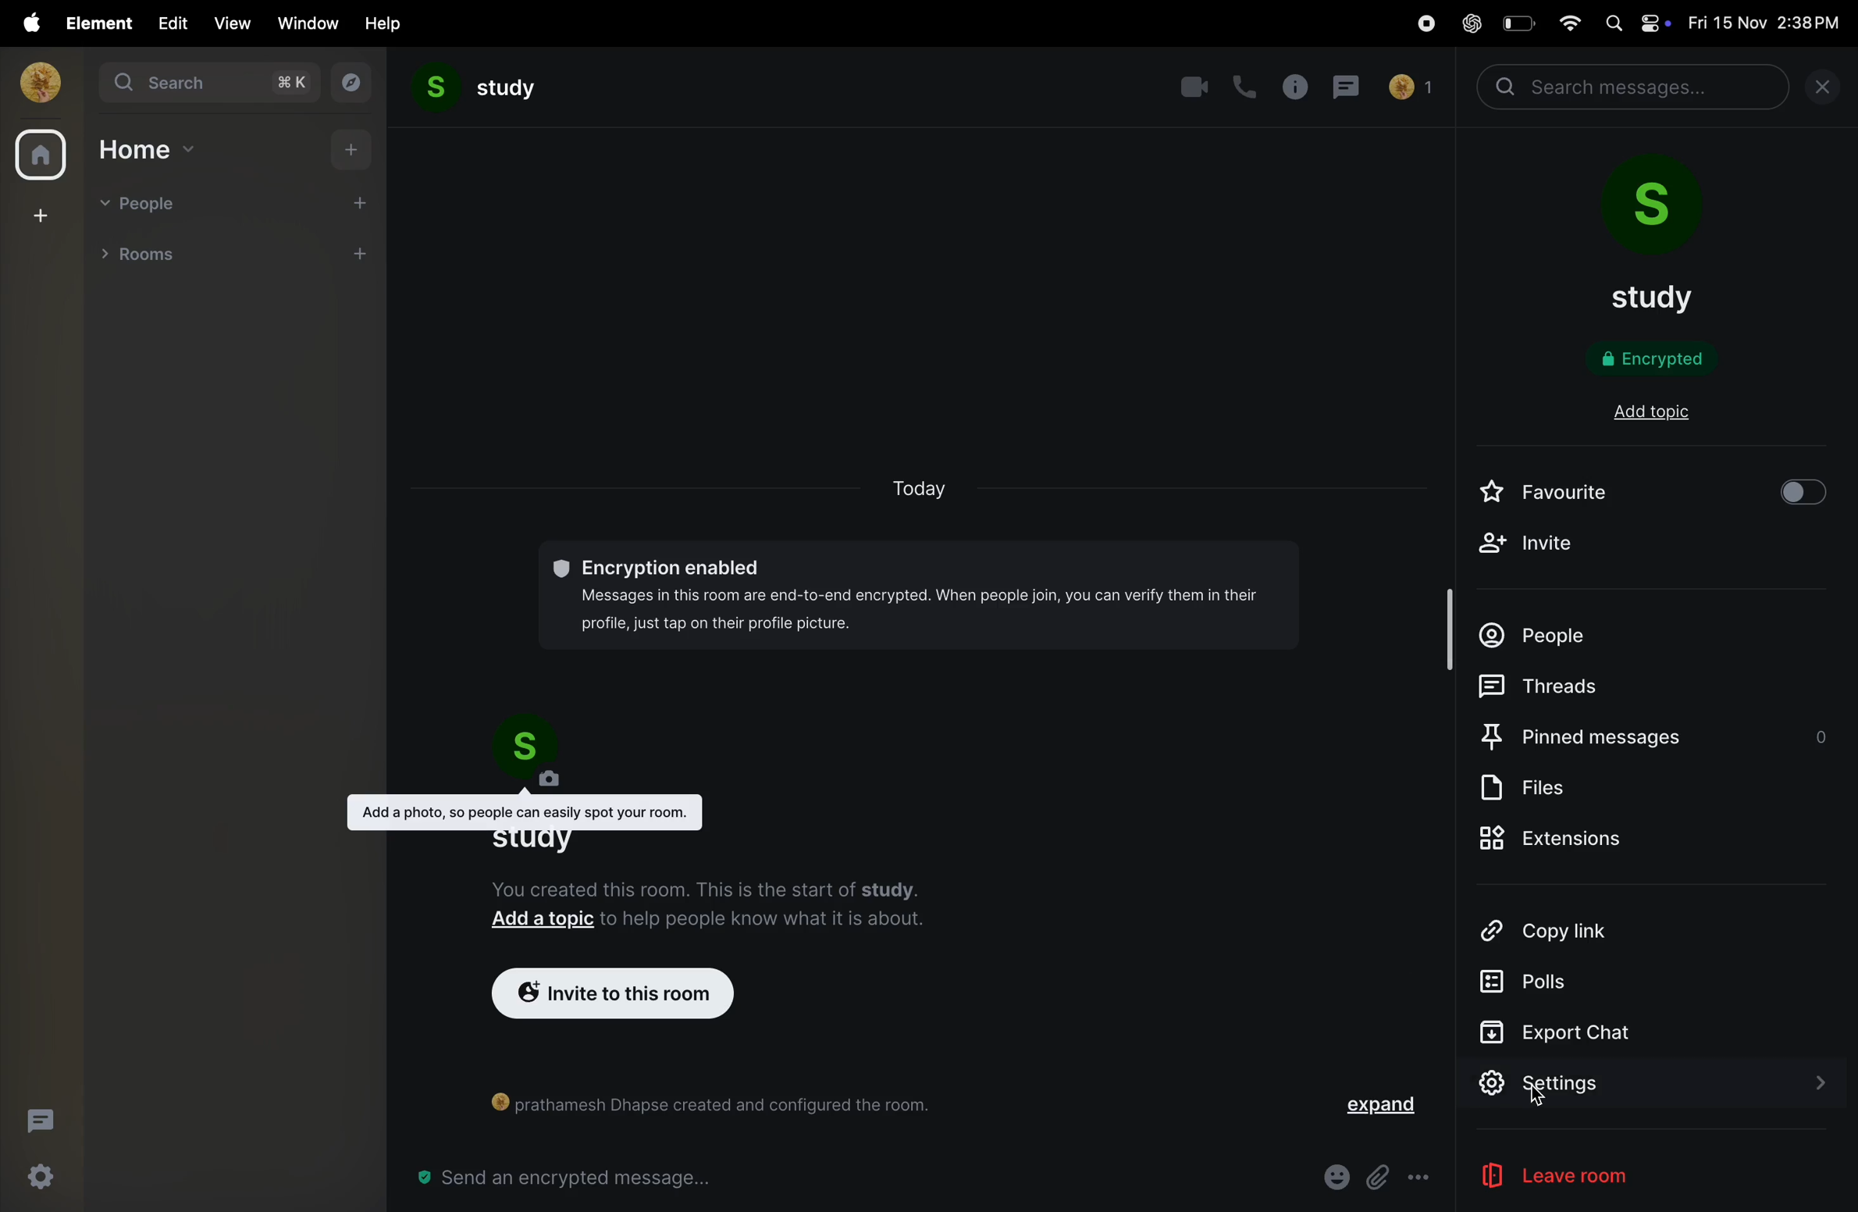 Image resolution: width=1858 pixels, height=1212 pixels. What do you see at coordinates (721, 1103) in the screenshot?
I see `() prathamesh Dhapse created and configured the room.` at bounding box center [721, 1103].